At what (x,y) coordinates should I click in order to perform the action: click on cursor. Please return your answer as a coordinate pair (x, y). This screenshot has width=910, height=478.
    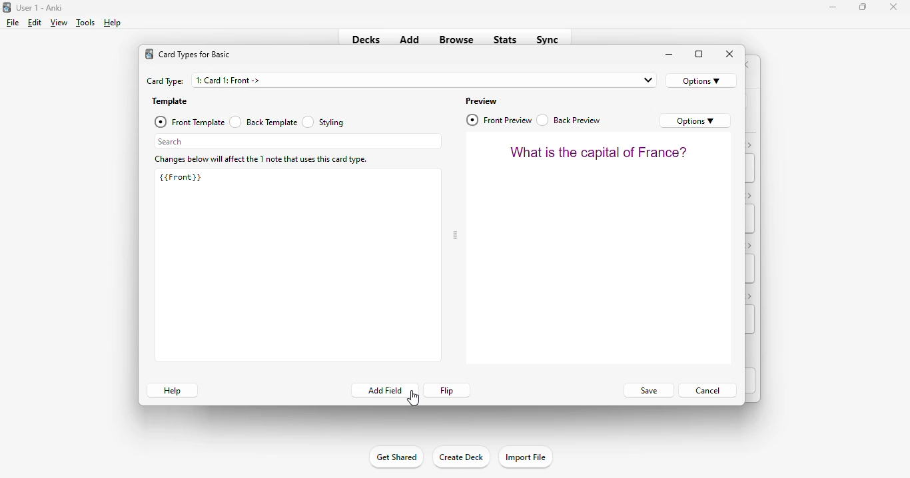
    Looking at the image, I should click on (413, 399).